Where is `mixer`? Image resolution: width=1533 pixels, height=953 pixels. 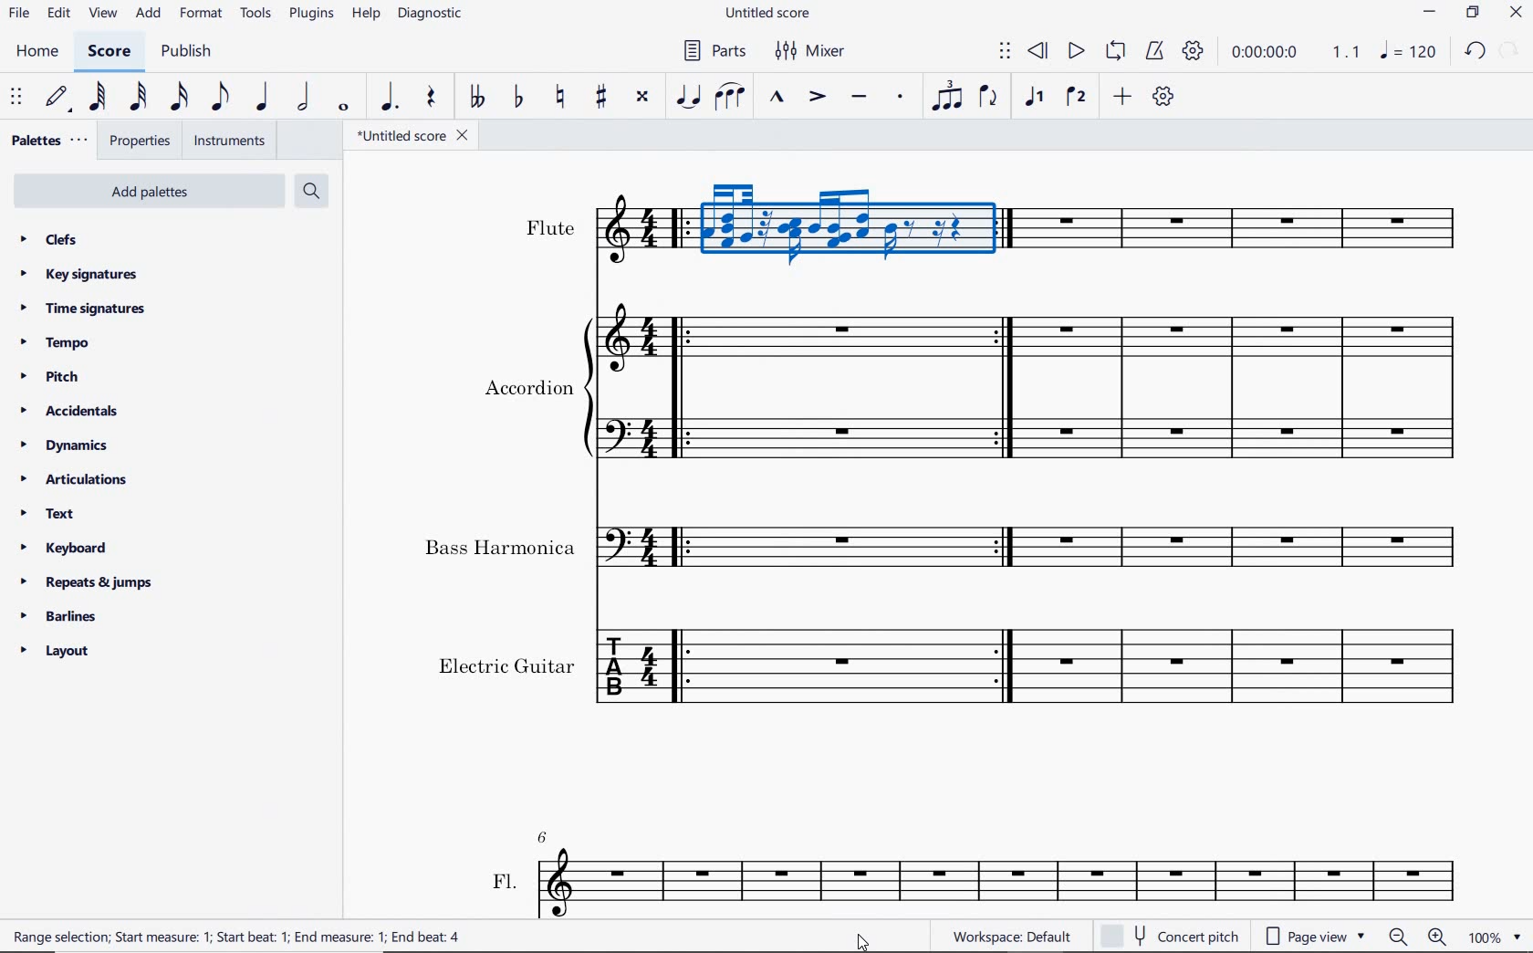 mixer is located at coordinates (819, 51).